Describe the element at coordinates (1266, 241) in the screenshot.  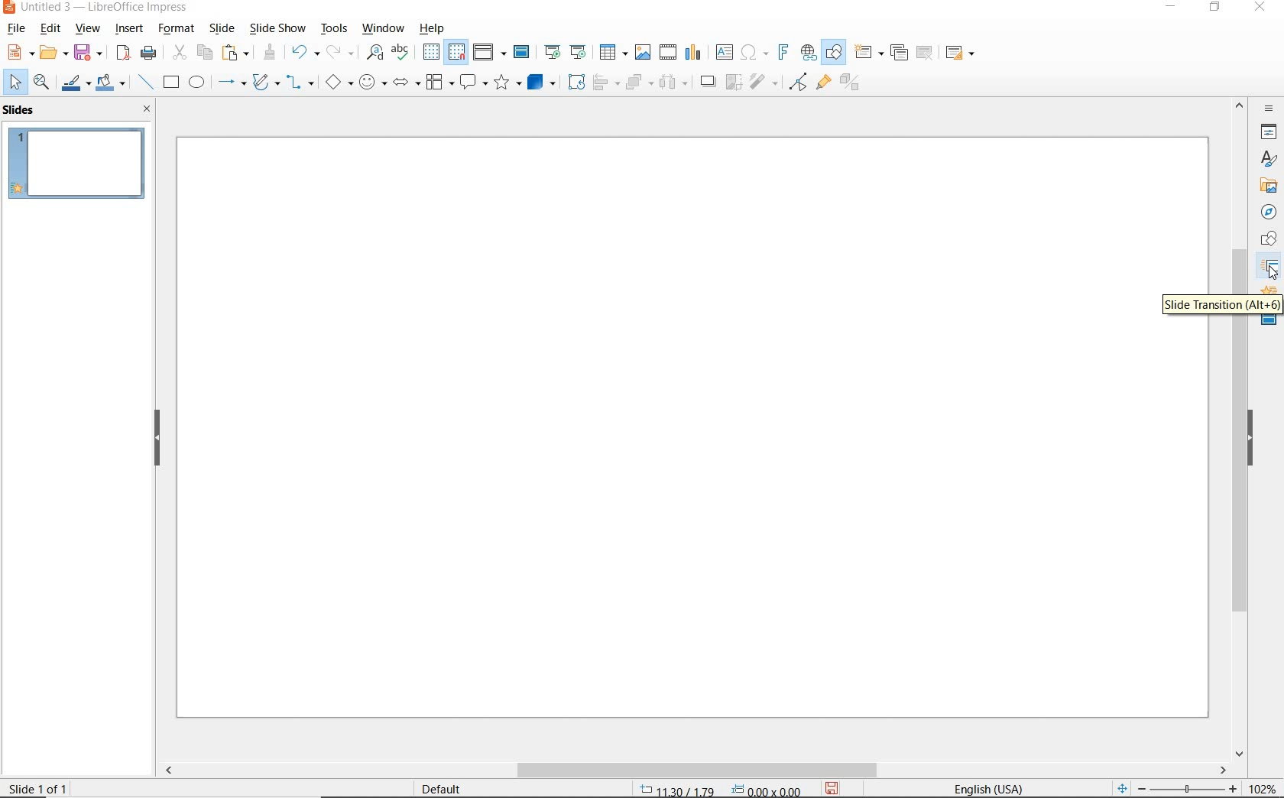
I see `SHAPES` at that location.